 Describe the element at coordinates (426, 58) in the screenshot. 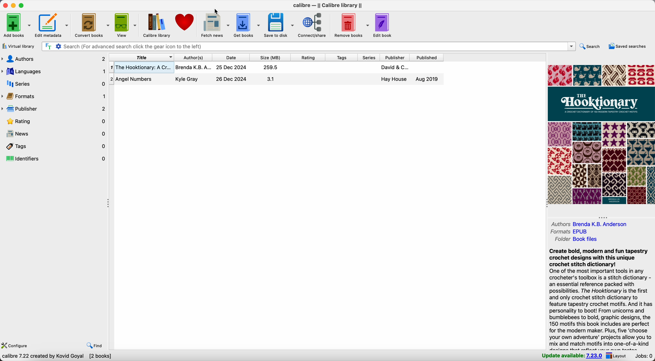

I see `published` at that location.